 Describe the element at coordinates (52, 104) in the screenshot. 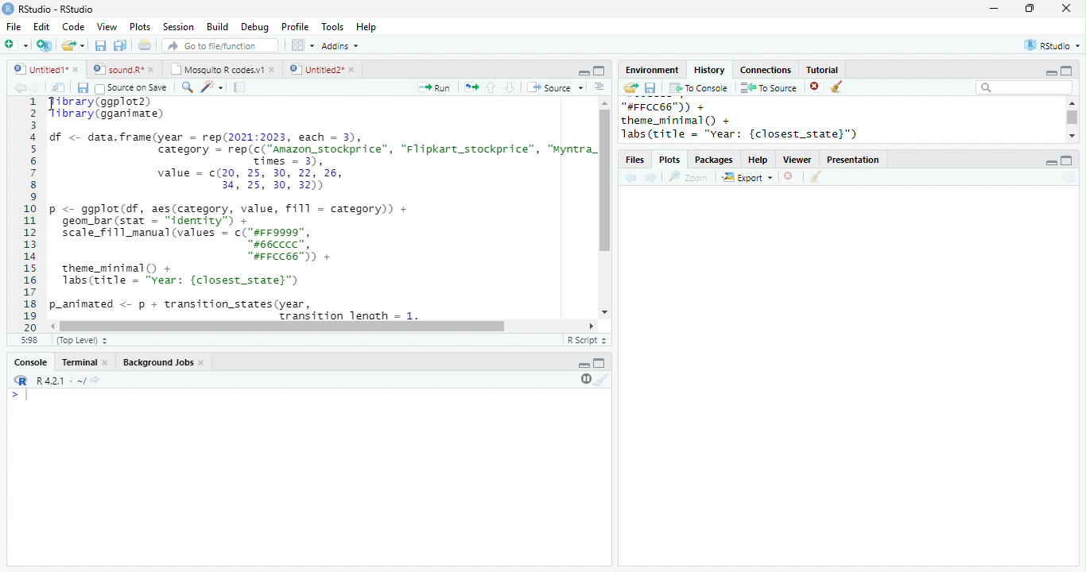

I see `cursor` at that location.